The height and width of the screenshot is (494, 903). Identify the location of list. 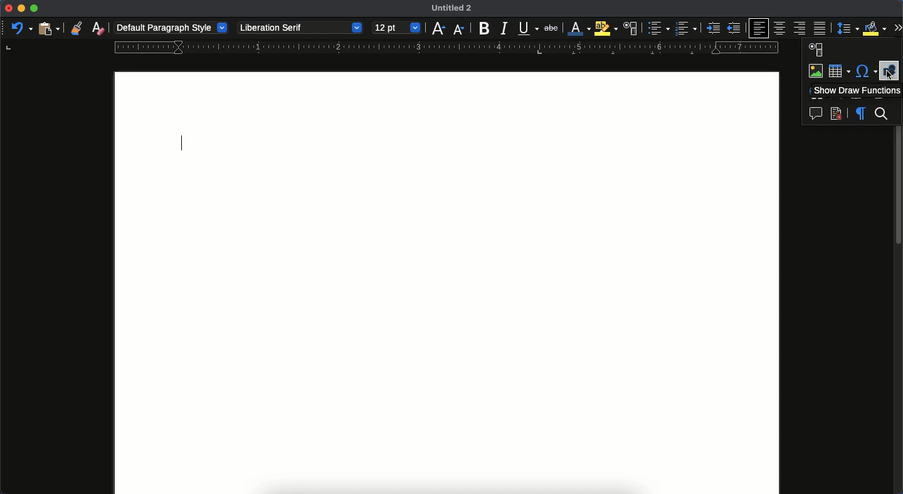
(657, 28).